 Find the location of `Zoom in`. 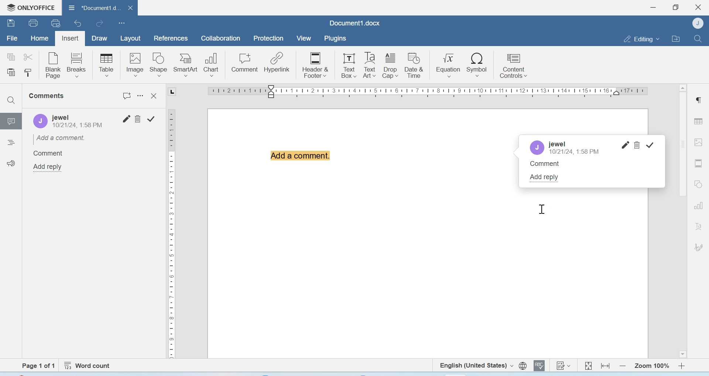

Zoom in is located at coordinates (682, 366).